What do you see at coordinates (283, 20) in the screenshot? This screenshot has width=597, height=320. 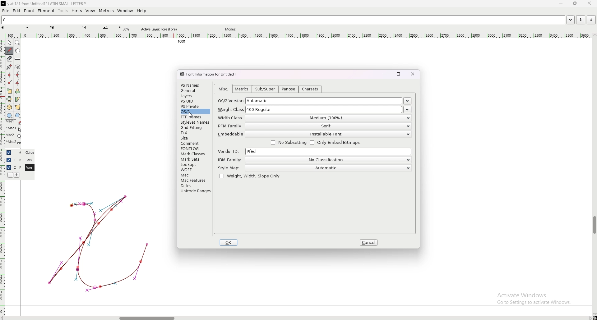 I see `y` at bounding box center [283, 20].